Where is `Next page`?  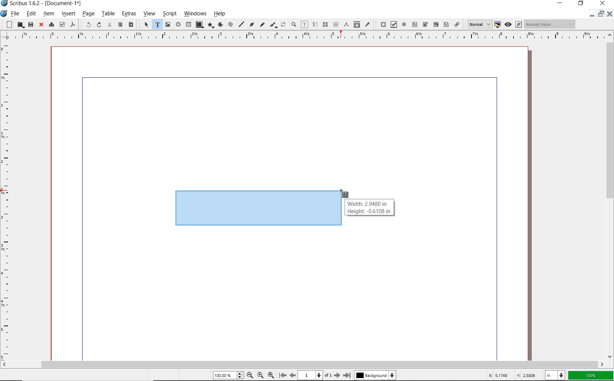
Next page is located at coordinates (337, 375).